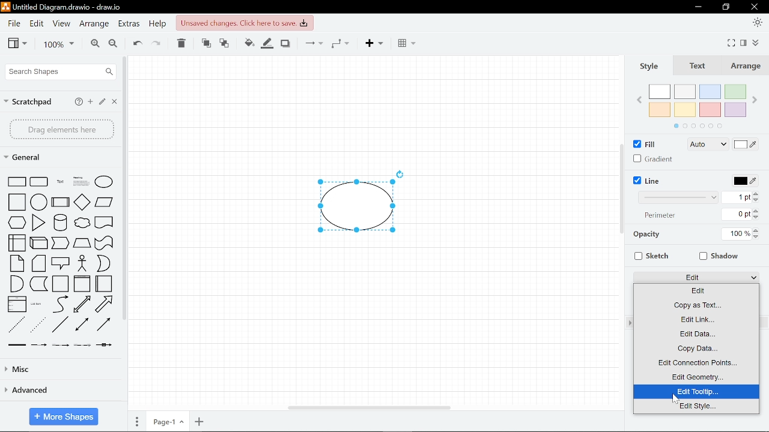 This screenshot has height=432, width=769. Describe the element at coordinates (205, 43) in the screenshot. I see `To front` at that location.